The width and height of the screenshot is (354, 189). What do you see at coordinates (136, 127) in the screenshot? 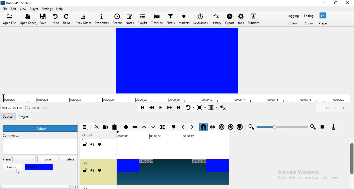
I see `Ripple delete` at bounding box center [136, 127].